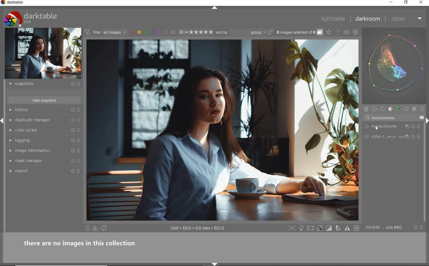  What do you see at coordinates (72, 120) in the screenshot?
I see `reset` at bounding box center [72, 120].